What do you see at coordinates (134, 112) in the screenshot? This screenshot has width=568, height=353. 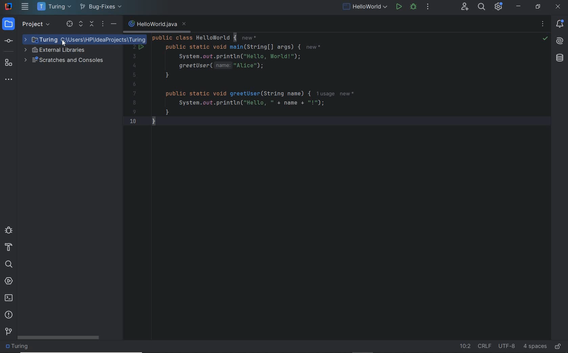 I see `9` at bounding box center [134, 112].